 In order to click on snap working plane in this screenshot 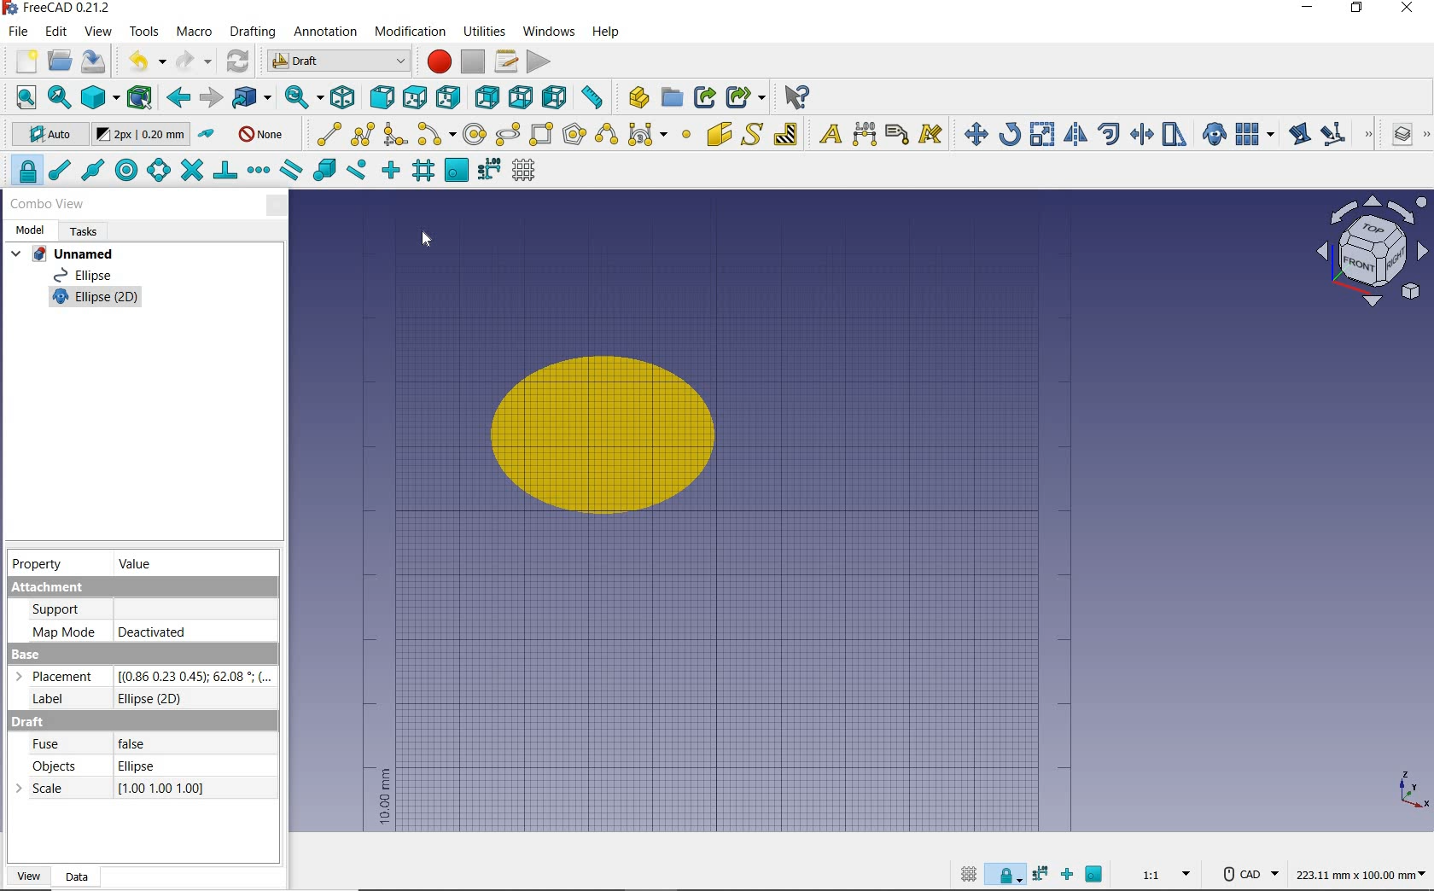, I will do `click(1096, 873)`.